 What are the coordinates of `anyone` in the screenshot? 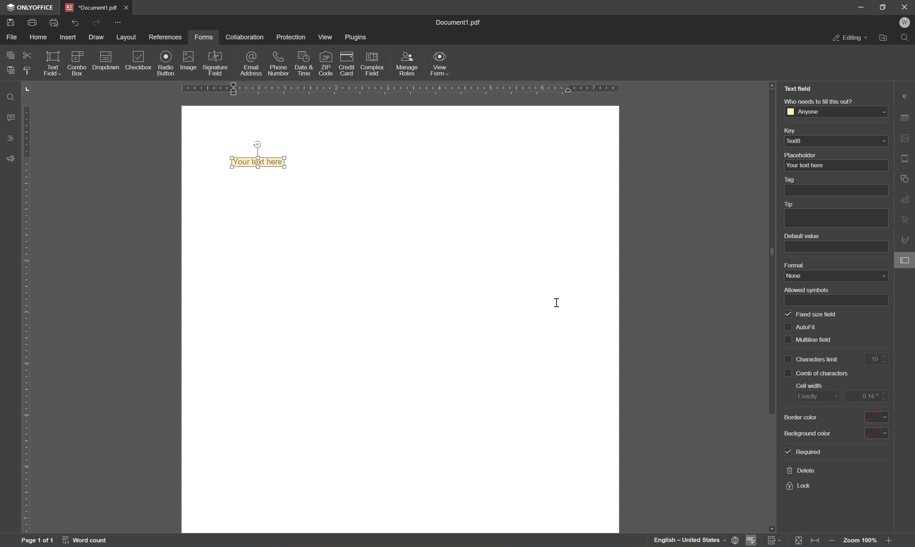 It's located at (837, 112).